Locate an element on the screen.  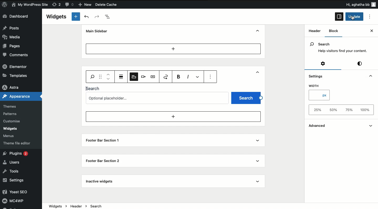
Italics is located at coordinates (188, 76).